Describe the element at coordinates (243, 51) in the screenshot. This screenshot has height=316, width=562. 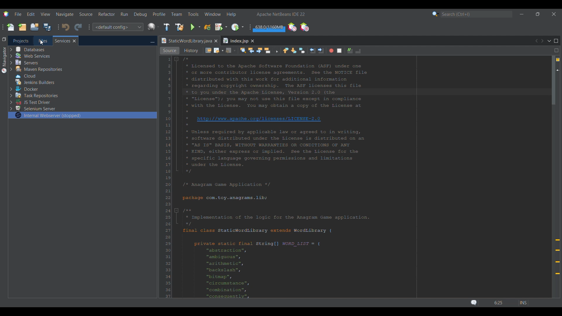
I see `Find selection` at that location.